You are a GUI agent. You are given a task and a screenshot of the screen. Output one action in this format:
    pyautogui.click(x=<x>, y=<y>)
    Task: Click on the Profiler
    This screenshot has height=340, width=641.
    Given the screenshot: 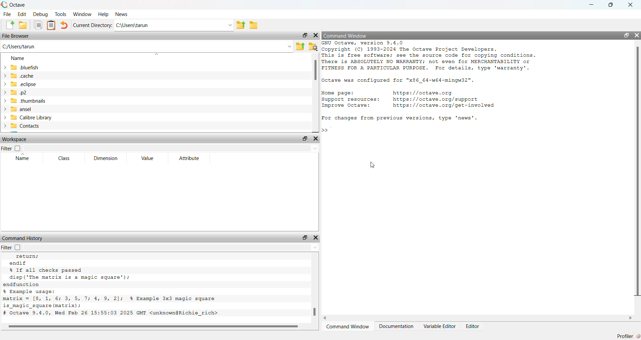 What is the action you would take?
    pyautogui.click(x=627, y=336)
    